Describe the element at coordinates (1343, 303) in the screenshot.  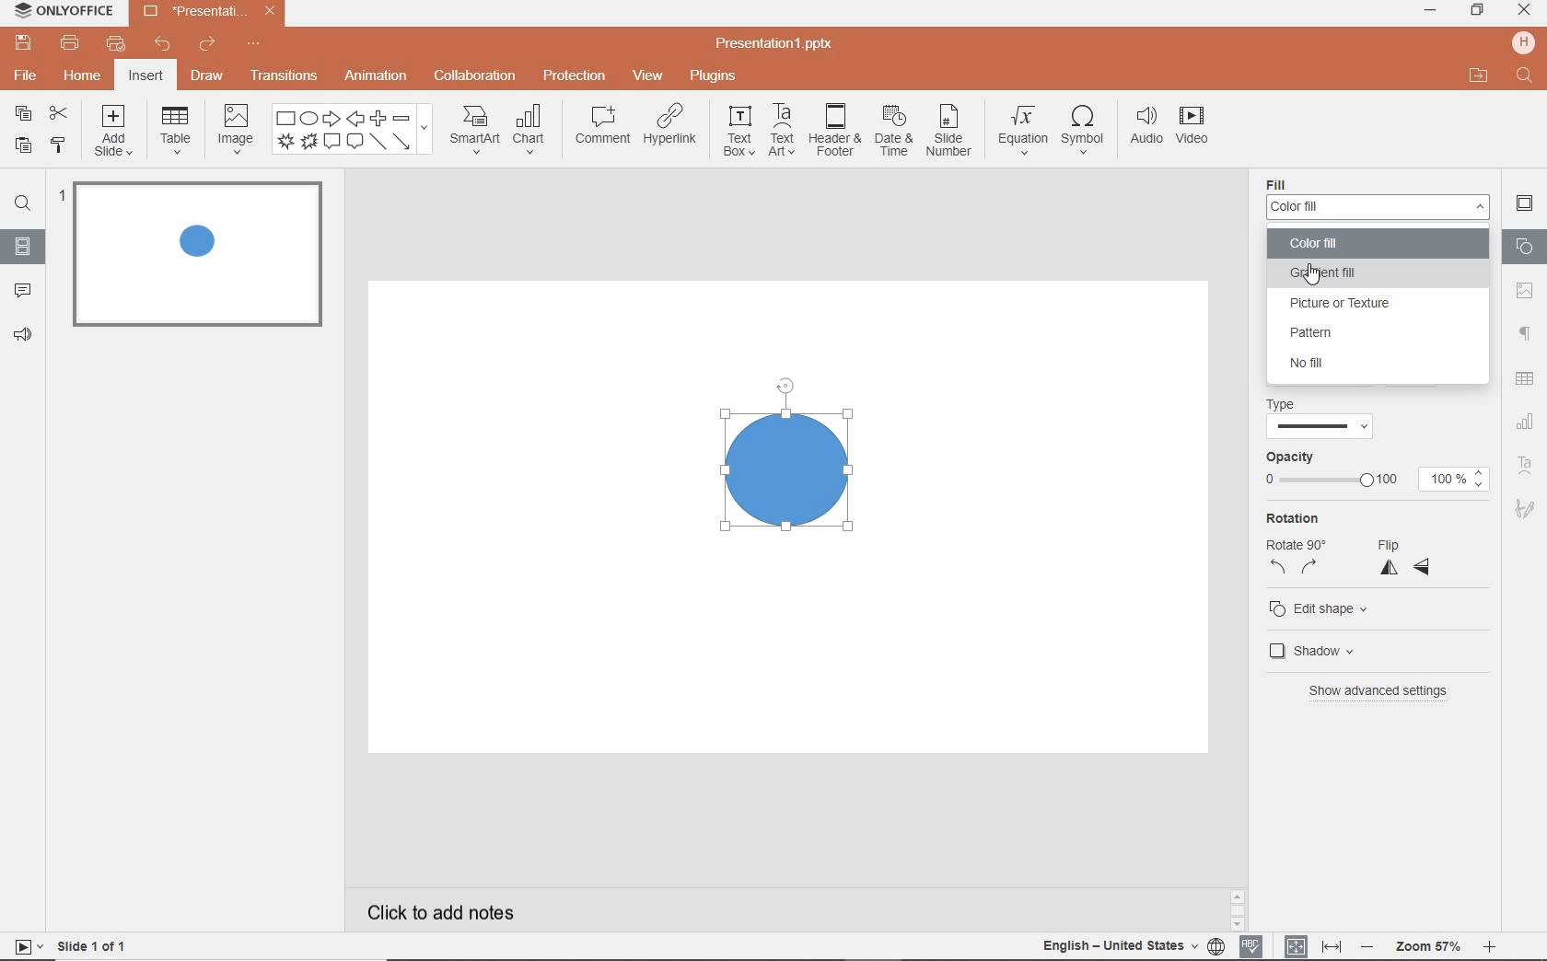
I see `picture or texture` at that location.